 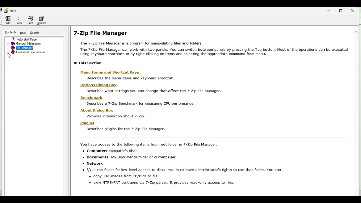 What do you see at coordinates (11, 11) in the screenshot?
I see `help` at bounding box center [11, 11].